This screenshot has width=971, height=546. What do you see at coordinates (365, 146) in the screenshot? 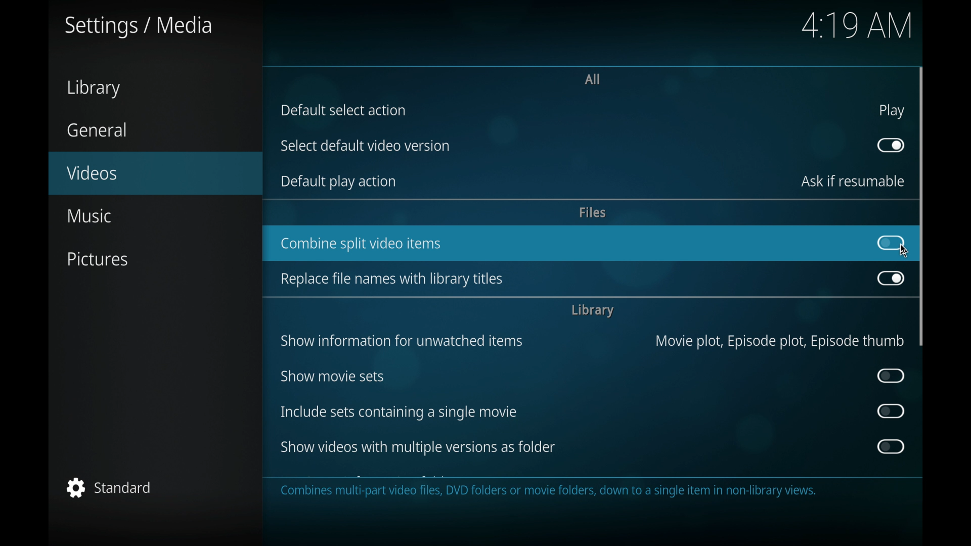
I see `select default video version` at bounding box center [365, 146].